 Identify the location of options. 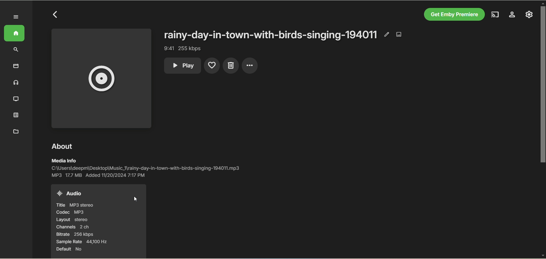
(251, 65).